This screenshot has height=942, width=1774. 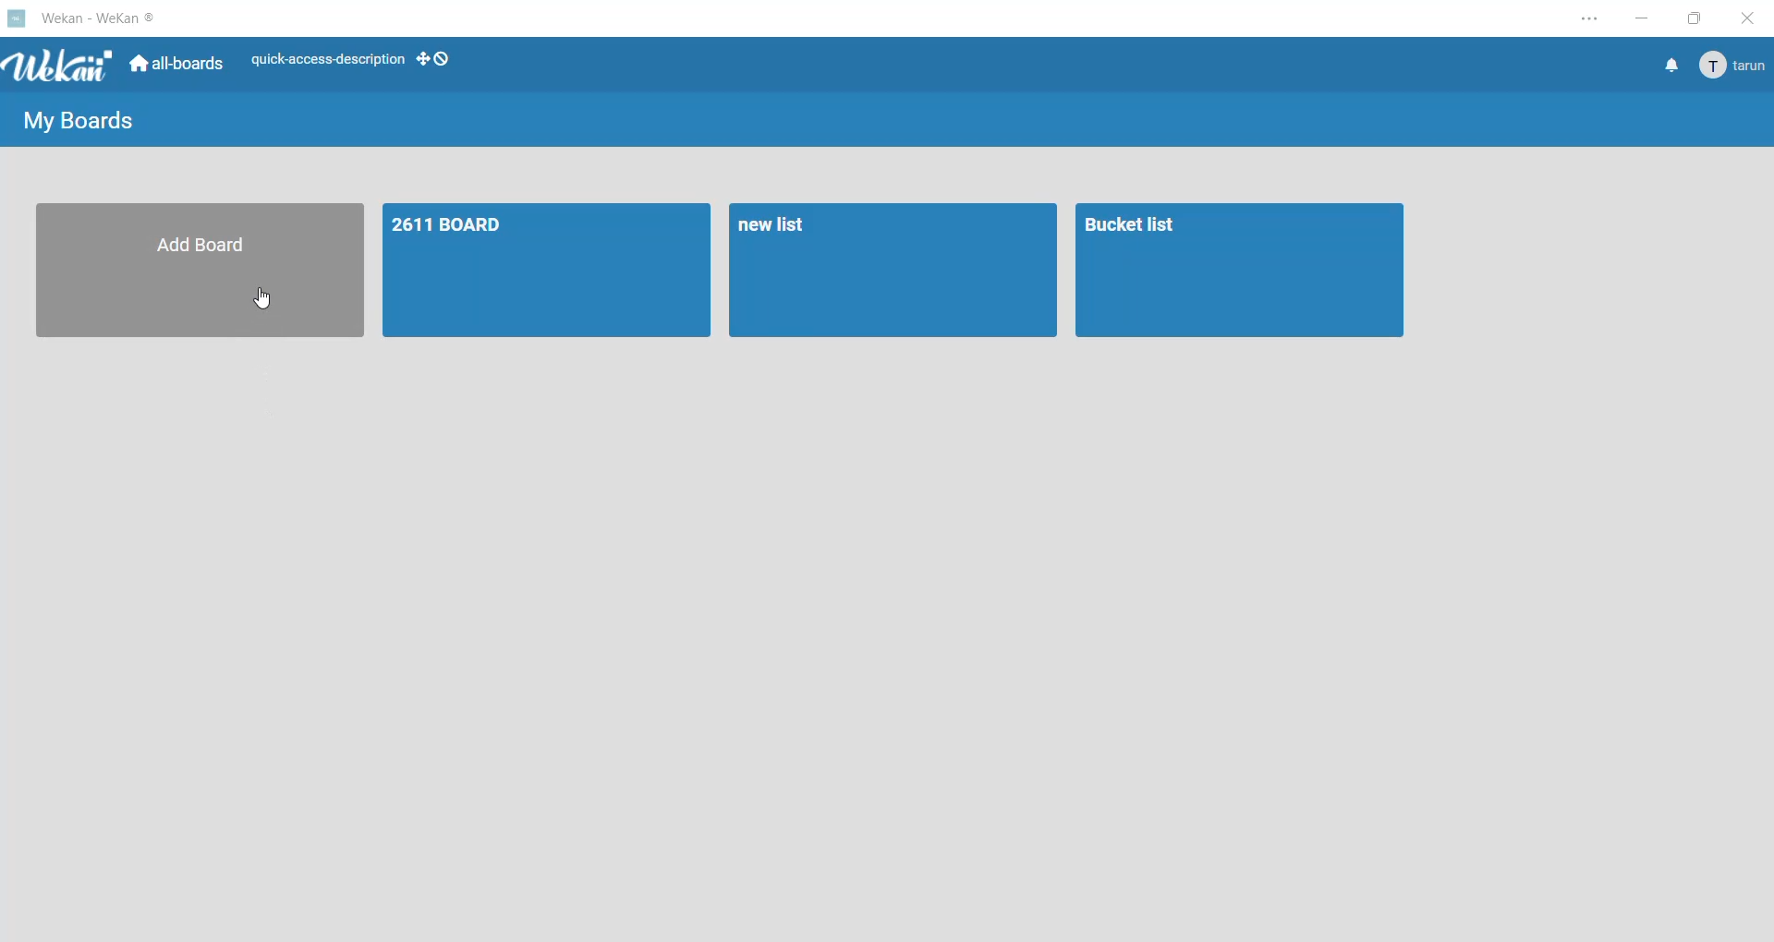 What do you see at coordinates (432, 61) in the screenshot?
I see `show desktop drag handles` at bounding box center [432, 61].